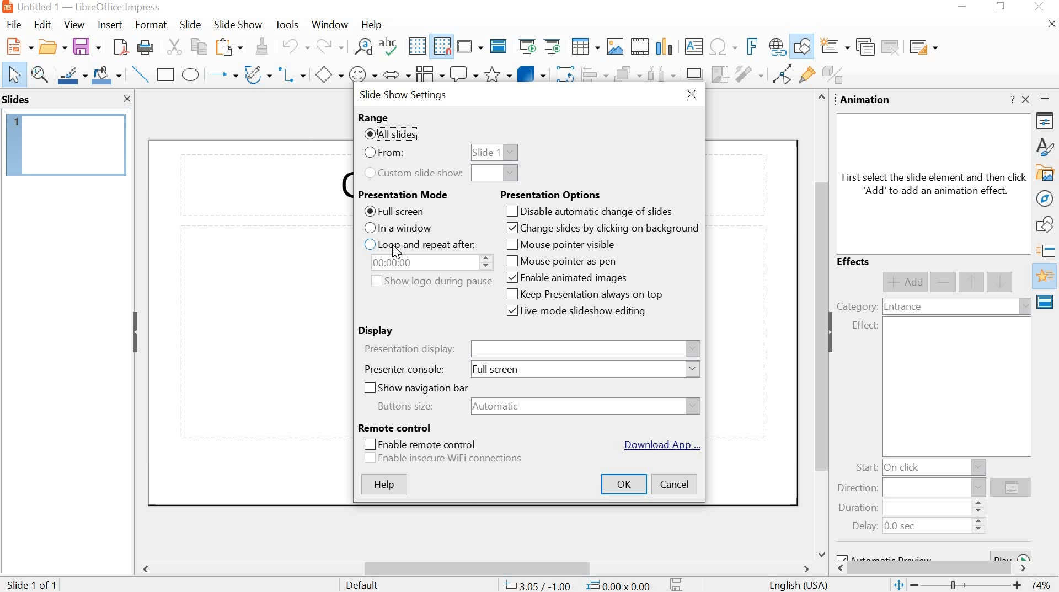 The height and width of the screenshot is (592, 1059). Describe the element at coordinates (1001, 281) in the screenshot. I see `move down` at that location.